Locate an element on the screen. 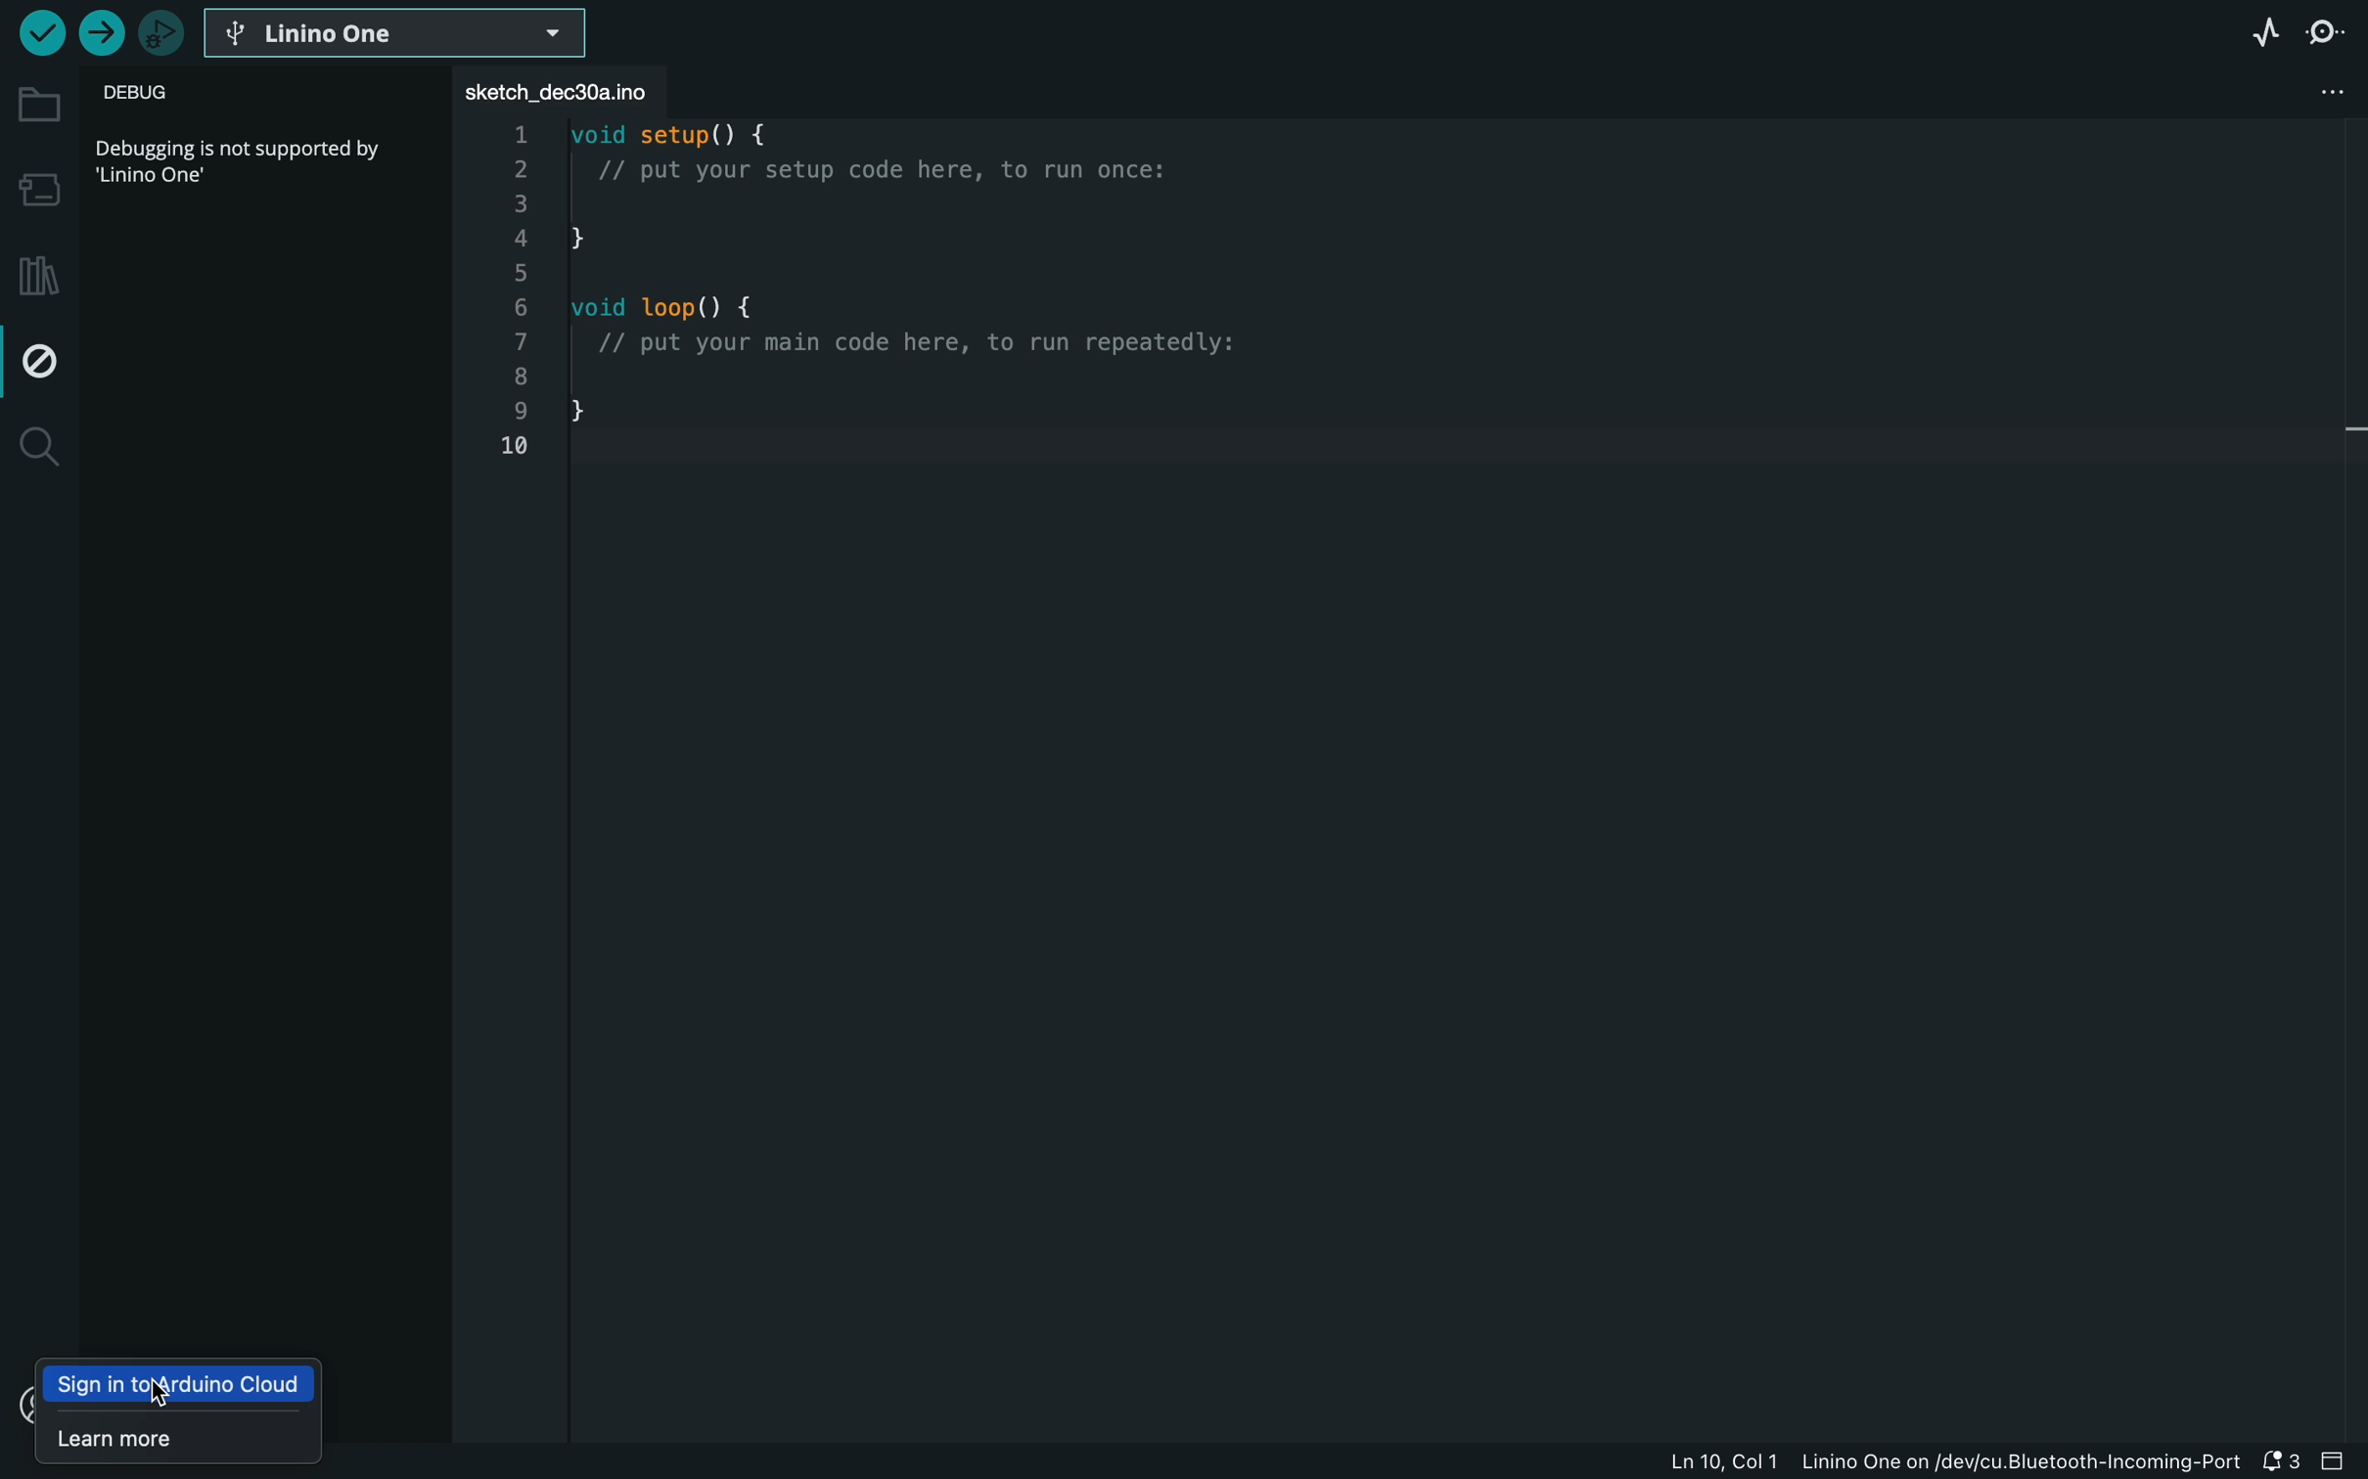 The height and width of the screenshot is (1479, 2368). serial monitor is located at coordinates (2328, 34).